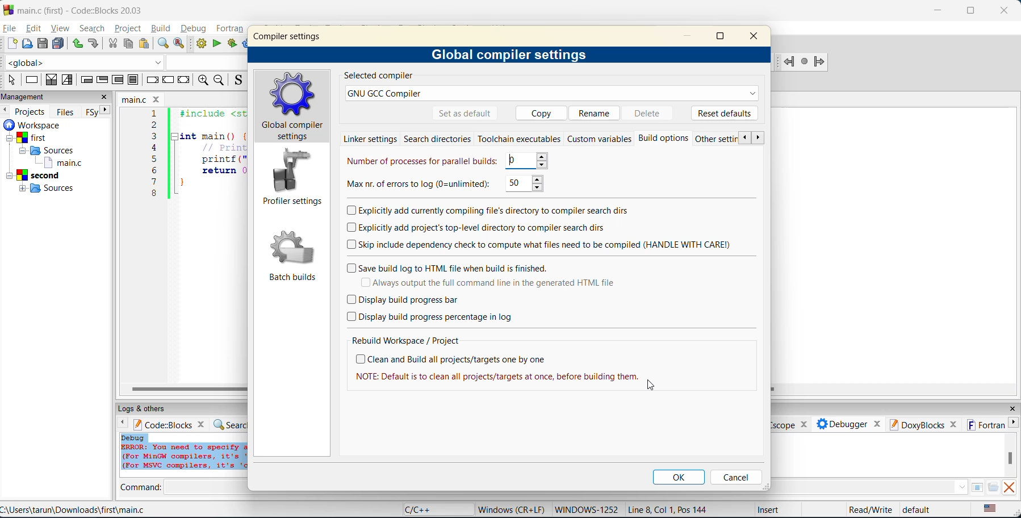 The height and width of the screenshot is (518, 1021). I want to click on save everything, so click(60, 44).